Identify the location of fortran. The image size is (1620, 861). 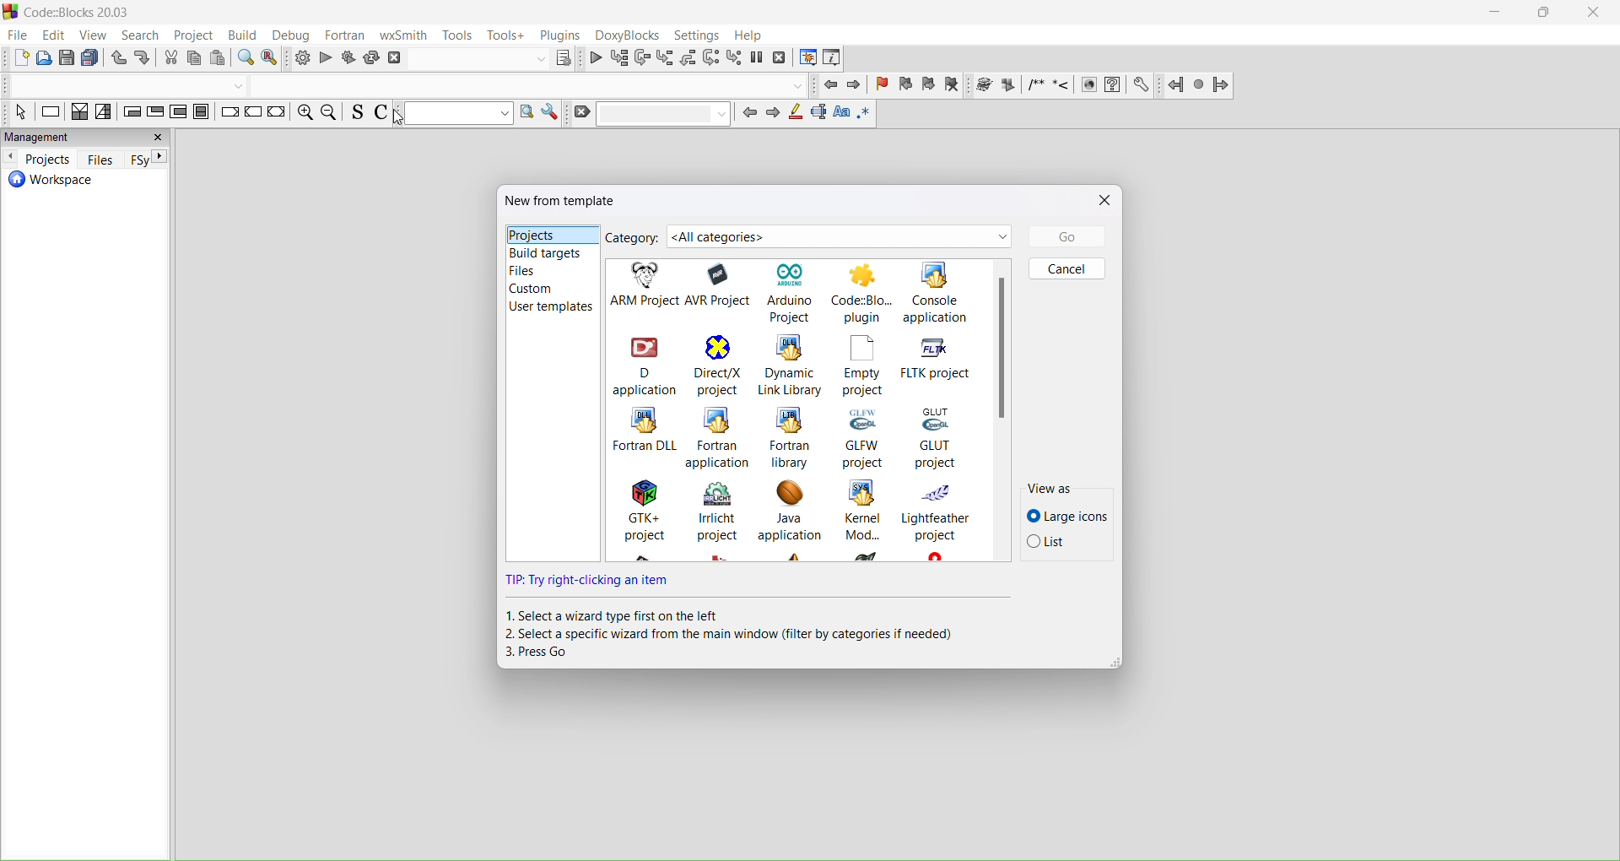
(346, 36).